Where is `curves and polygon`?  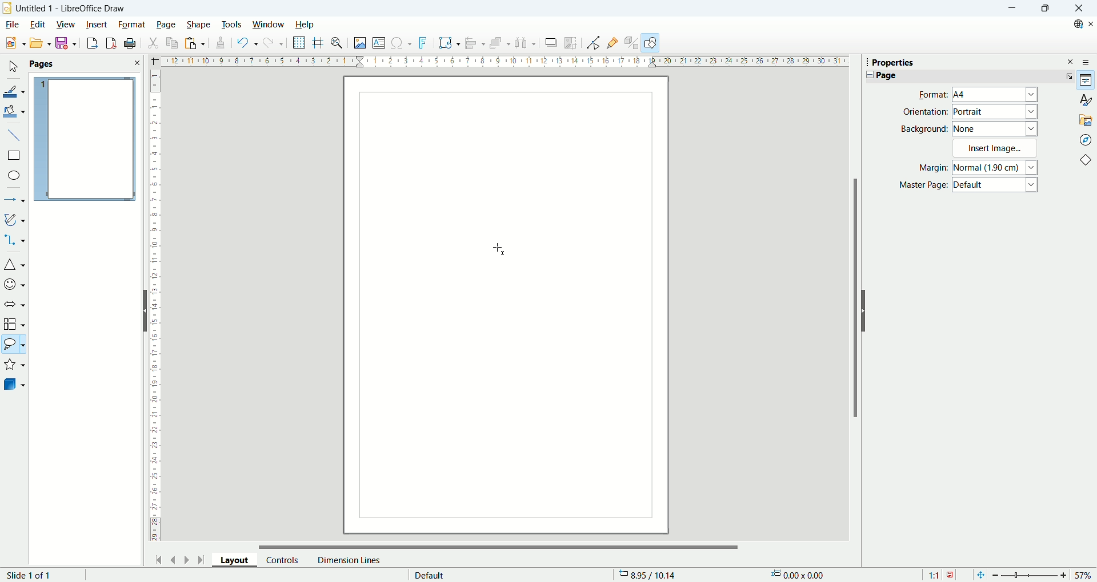 curves and polygon is located at coordinates (15, 220).